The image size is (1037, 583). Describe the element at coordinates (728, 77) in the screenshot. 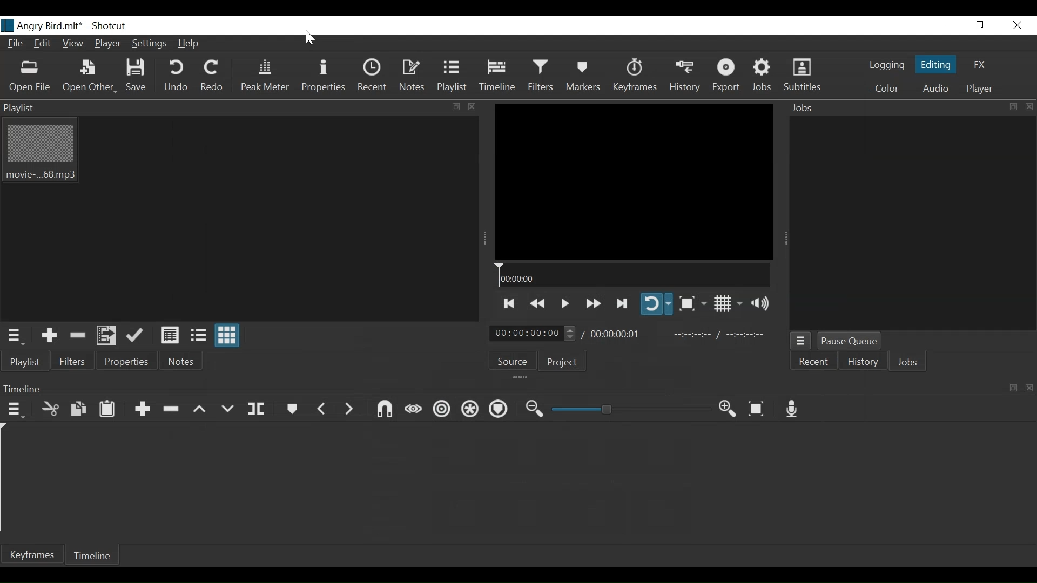

I see `Export` at that location.